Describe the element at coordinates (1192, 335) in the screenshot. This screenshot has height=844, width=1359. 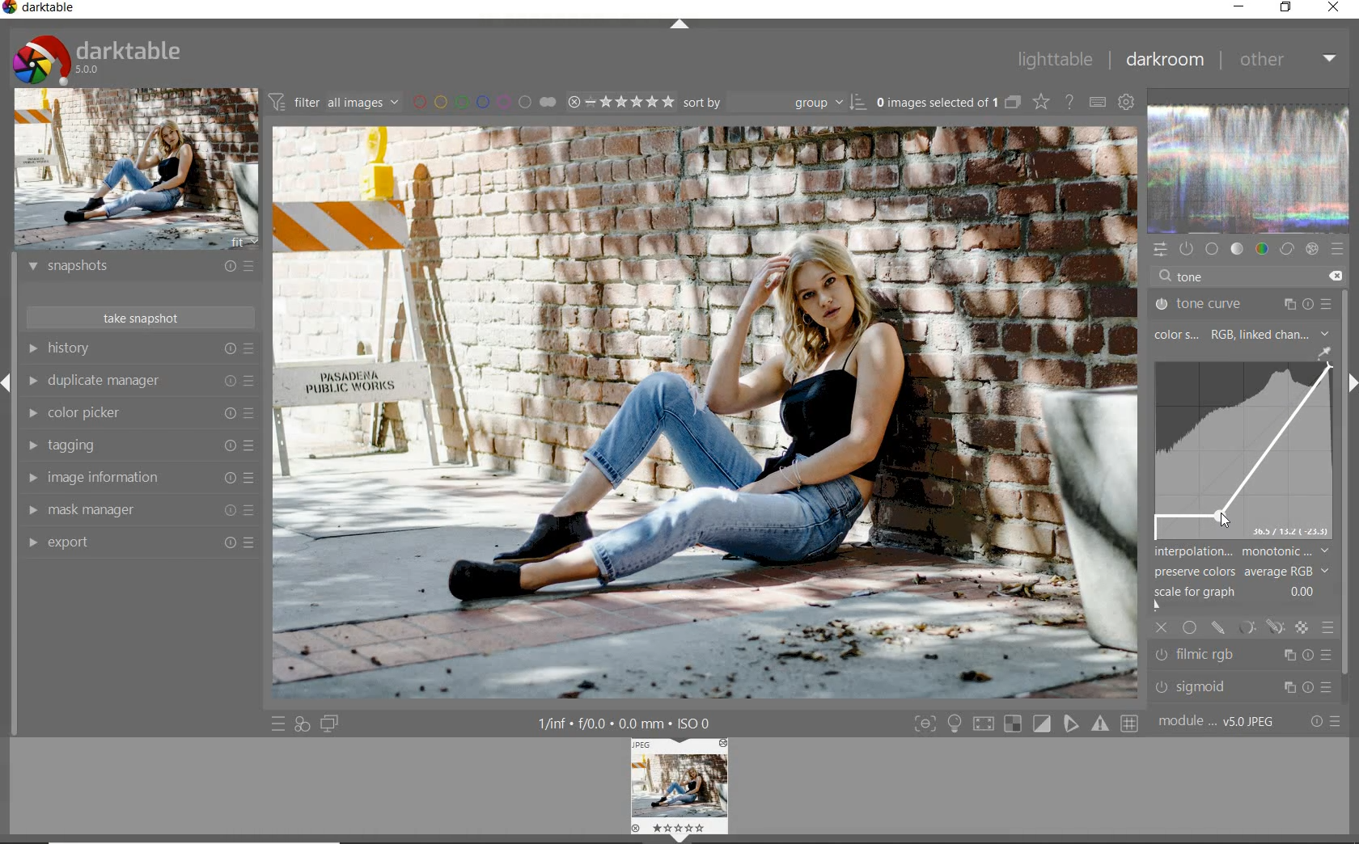
I see `color s.. RGB` at that location.